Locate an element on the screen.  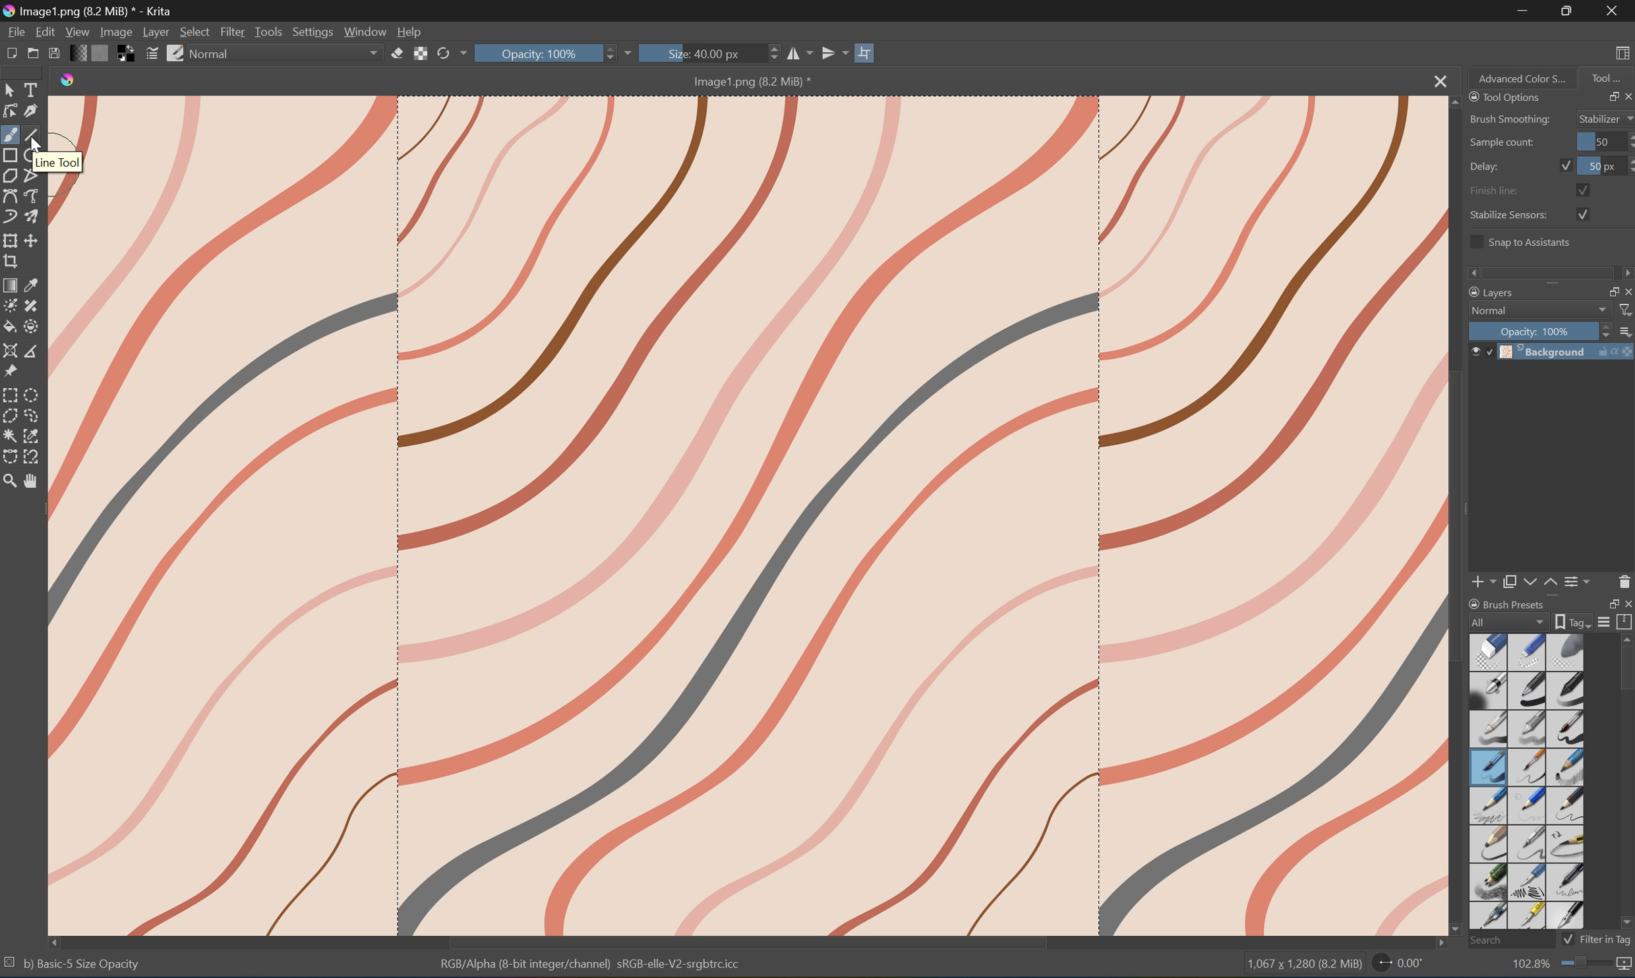
Normal is located at coordinates (1489, 310).